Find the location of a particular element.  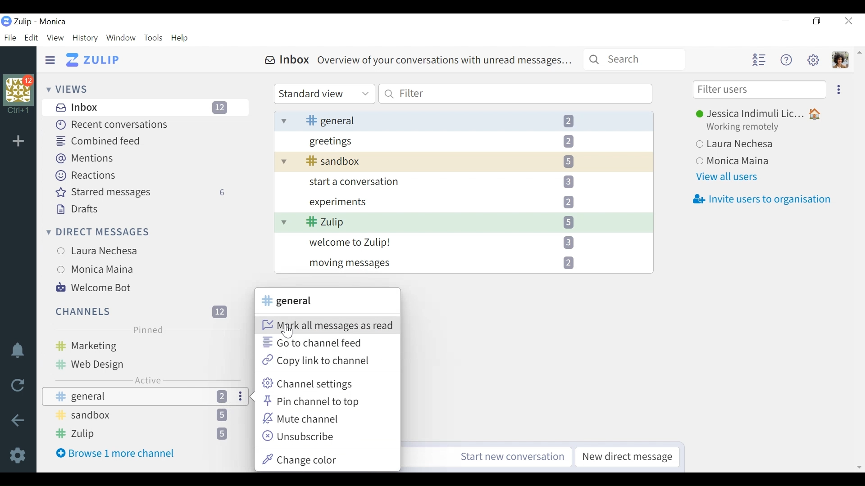

Tools is located at coordinates (154, 38).